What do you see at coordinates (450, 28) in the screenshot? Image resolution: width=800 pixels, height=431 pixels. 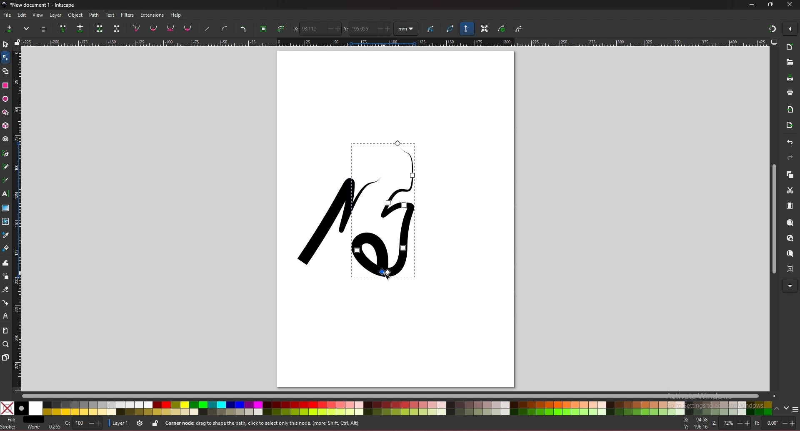 I see `path outline` at bounding box center [450, 28].